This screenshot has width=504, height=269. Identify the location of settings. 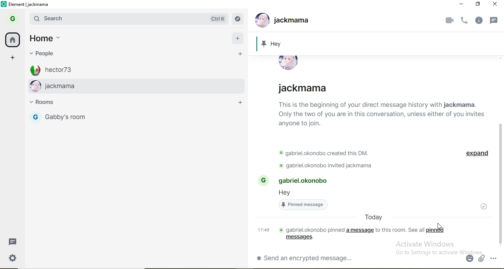
(11, 257).